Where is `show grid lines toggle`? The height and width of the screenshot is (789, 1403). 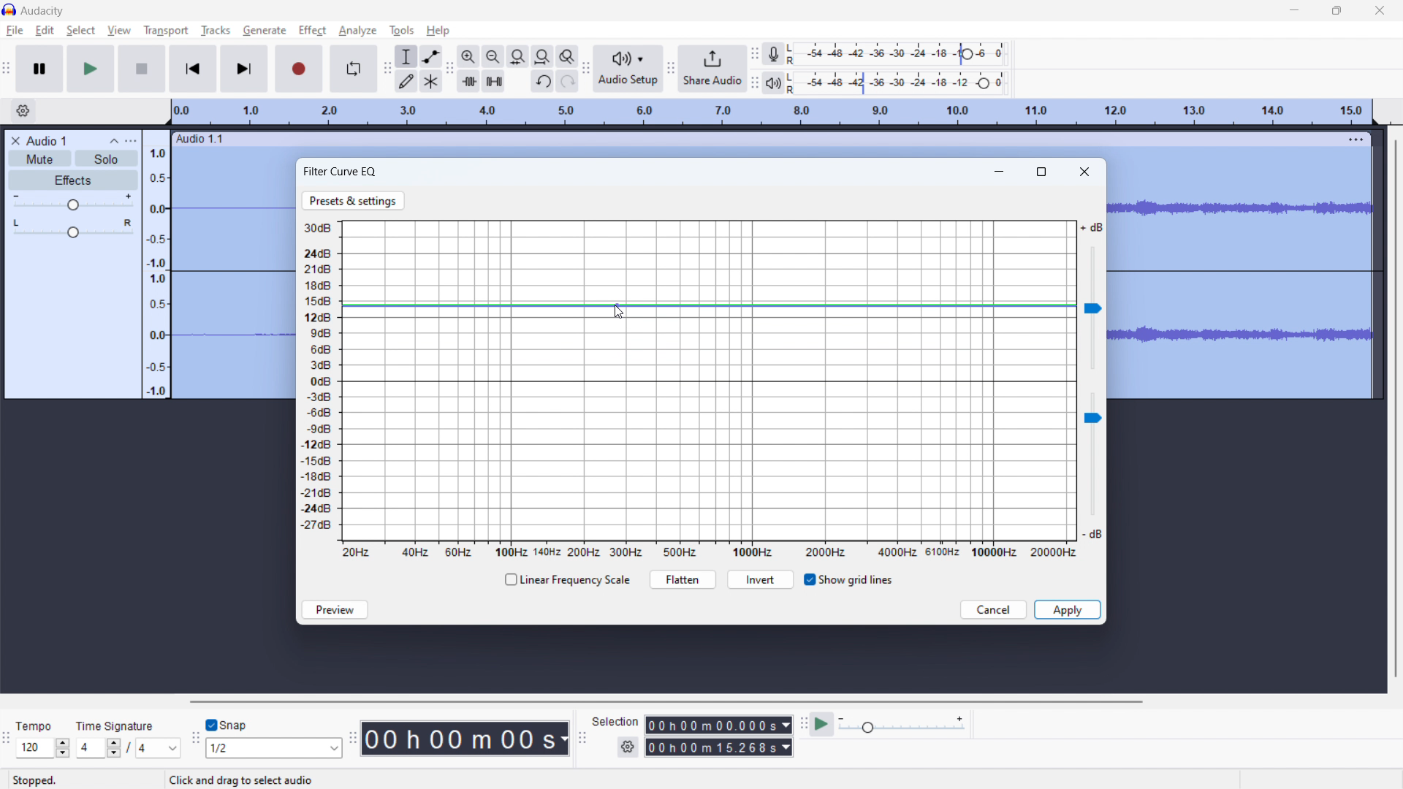 show grid lines toggle is located at coordinates (848, 580).